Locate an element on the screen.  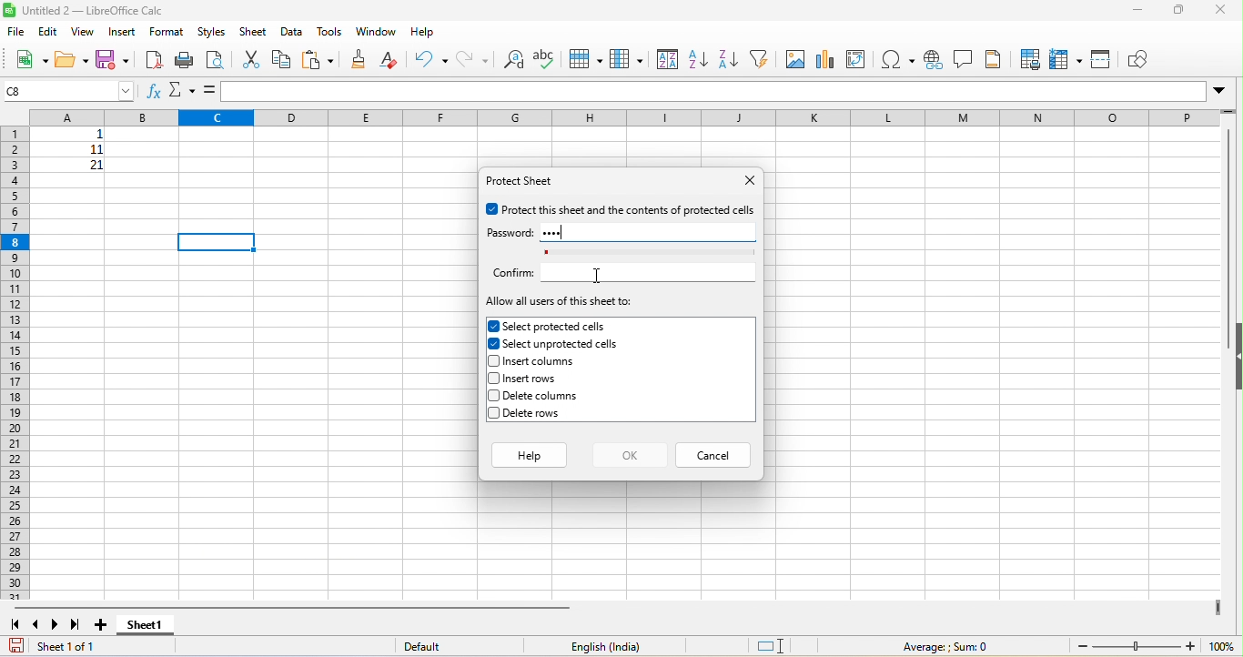
sort ascending is located at coordinates (697, 59).